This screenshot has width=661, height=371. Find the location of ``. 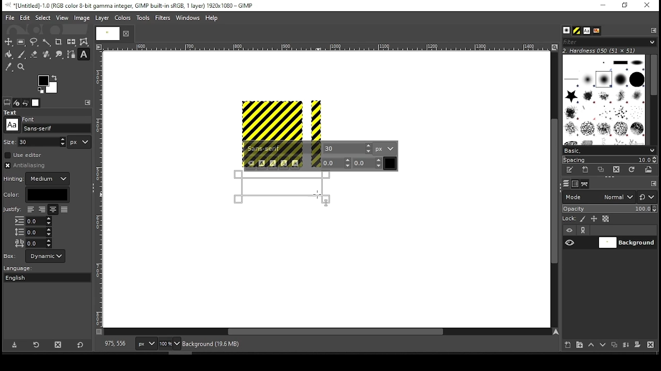

 is located at coordinates (12, 125).